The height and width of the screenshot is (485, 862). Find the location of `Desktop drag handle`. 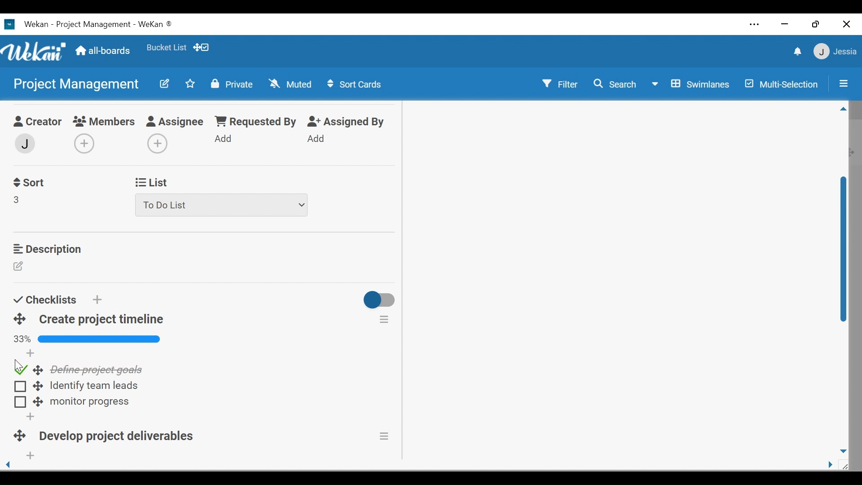

Desktop drag handle is located at coordinates (37, 370).